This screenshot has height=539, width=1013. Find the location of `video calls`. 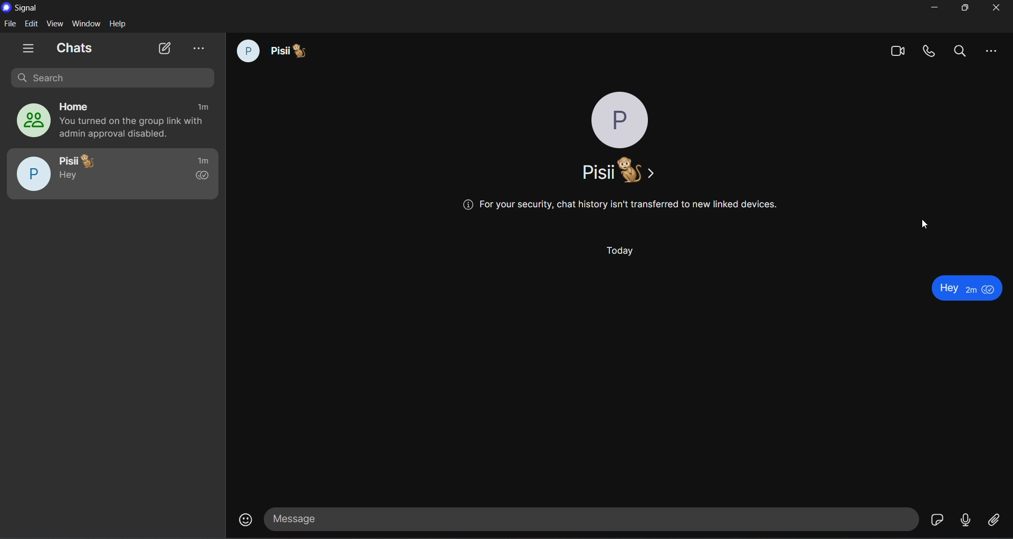

video calls is located at coordinates (896, 52).